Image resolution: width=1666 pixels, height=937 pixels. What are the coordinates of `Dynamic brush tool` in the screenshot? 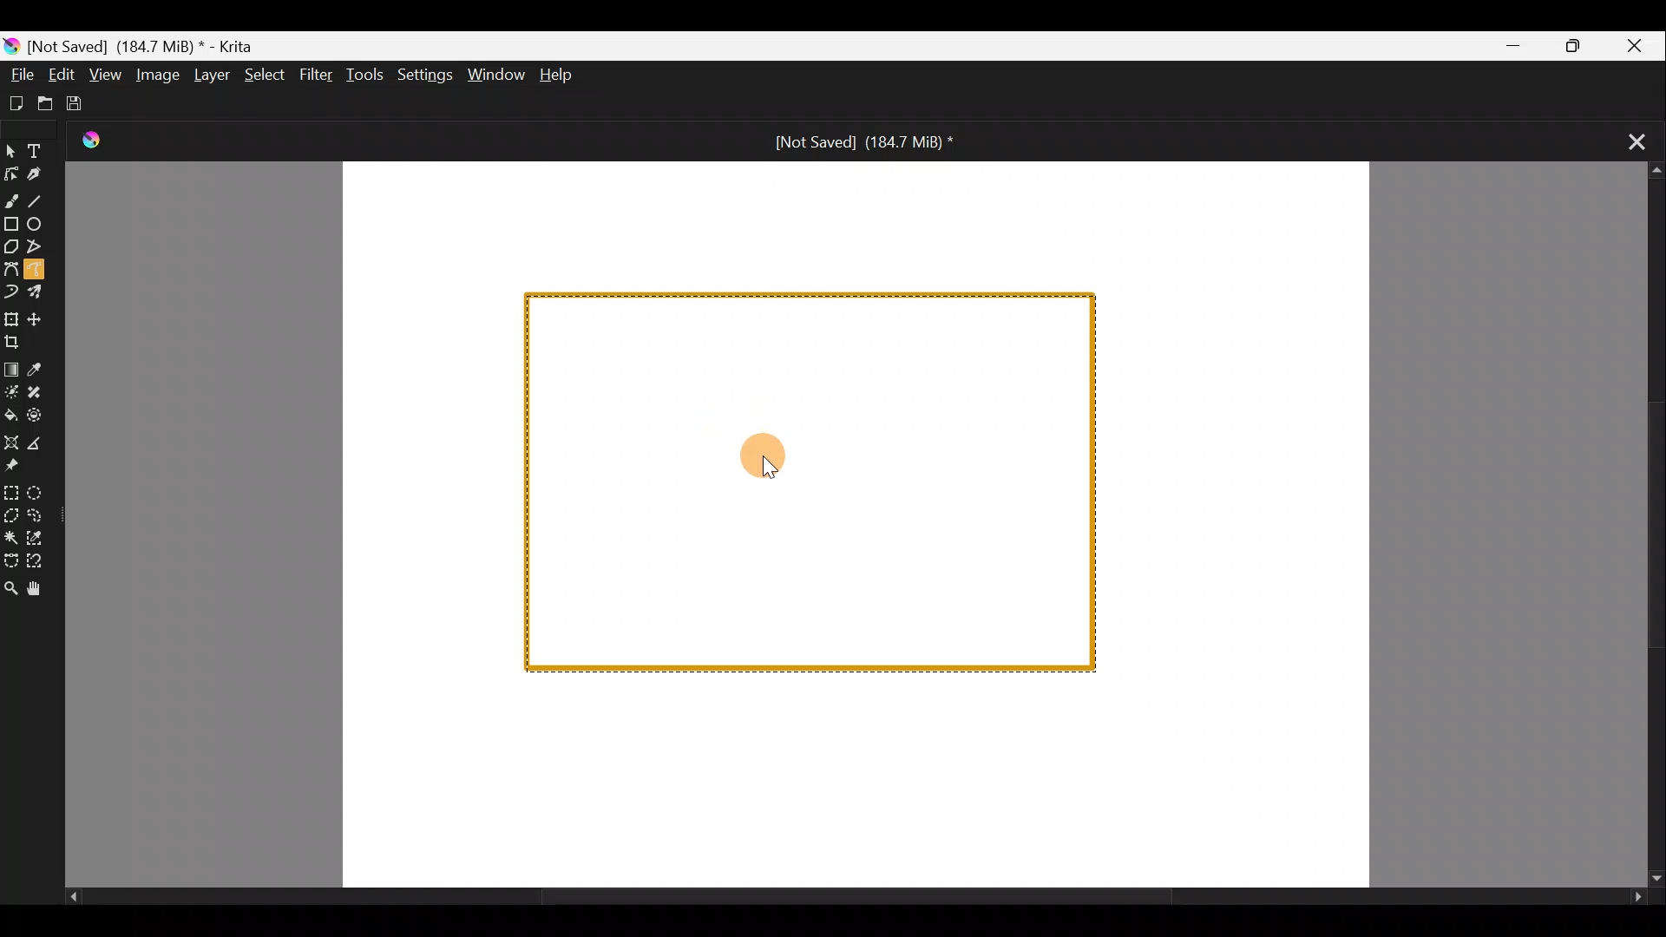 It's located at (11, 292).